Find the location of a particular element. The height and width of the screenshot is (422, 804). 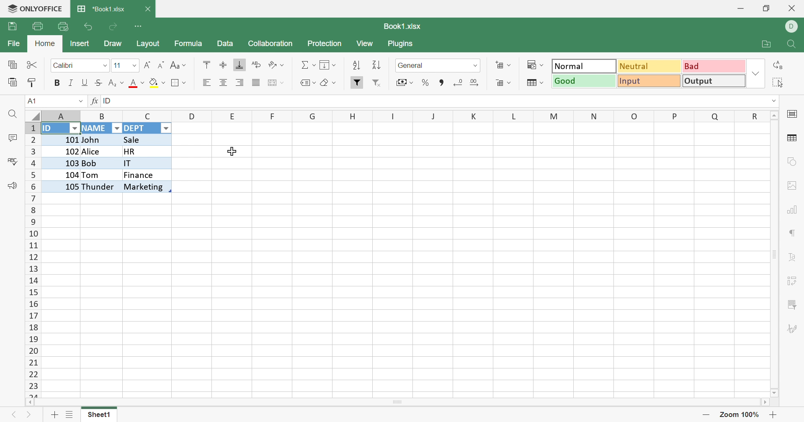

Conditional formatting is located at coordinates (534, 64).